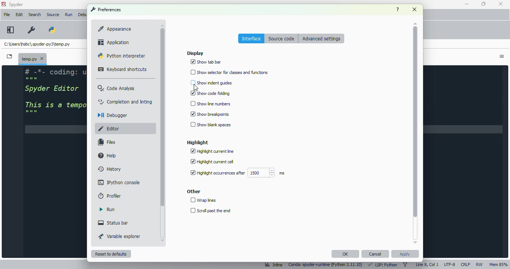 This screenshot has width=510, height=269. Describe the element at coordinates (10, 56) in the screenshot. I see `browse tabs` at that location.